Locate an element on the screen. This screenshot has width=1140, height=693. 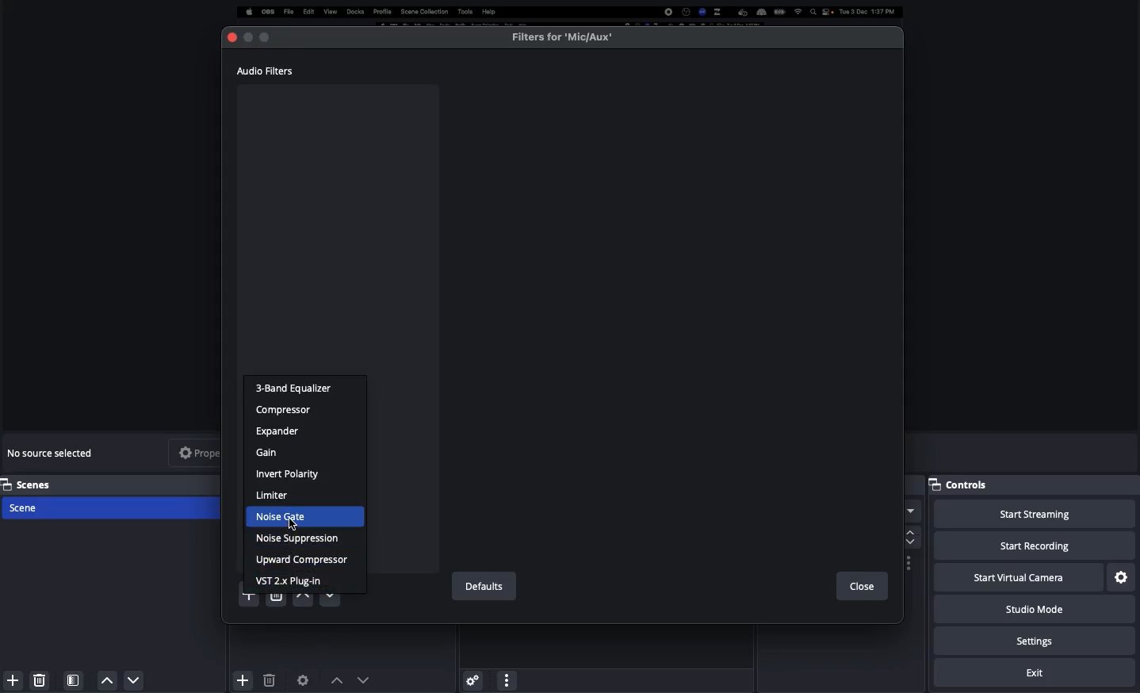
VST 2x Plug in is located at coordinates (300, 580).